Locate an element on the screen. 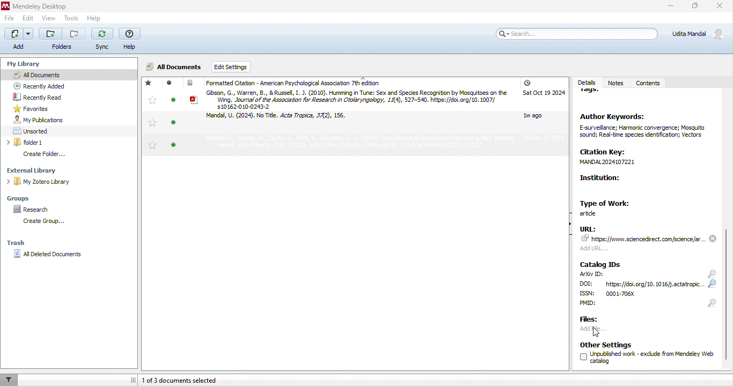 This screenshot has height=387, width=733. slider moved is located at coordinates (728, 294).